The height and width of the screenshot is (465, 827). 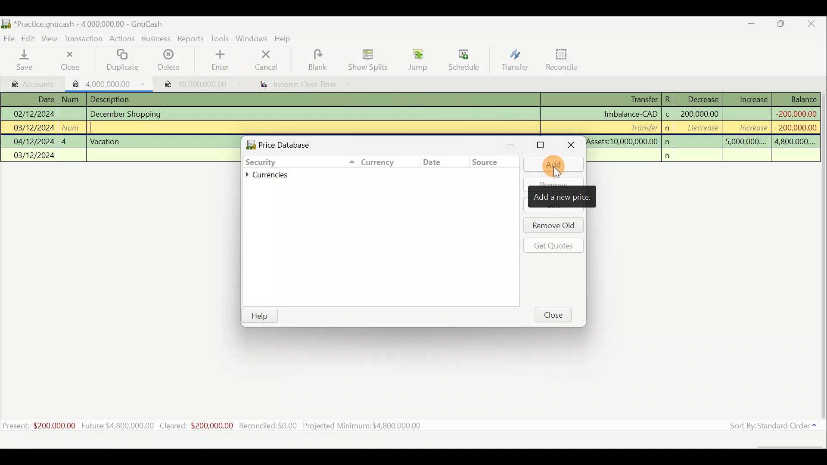 I want to click on -200,000,000, so click(x=793, y=127).